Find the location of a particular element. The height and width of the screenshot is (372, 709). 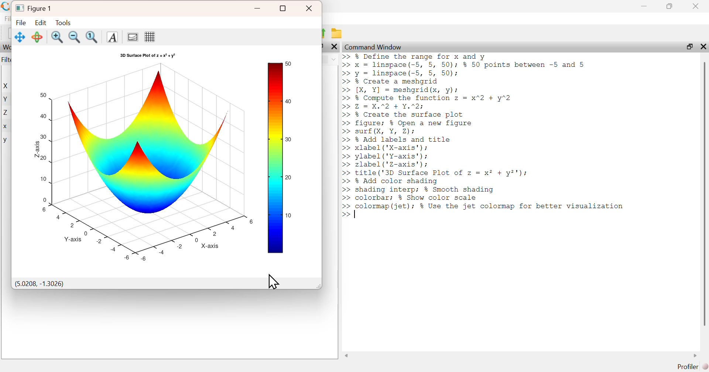

cursor is located at coordinates (273, 281).